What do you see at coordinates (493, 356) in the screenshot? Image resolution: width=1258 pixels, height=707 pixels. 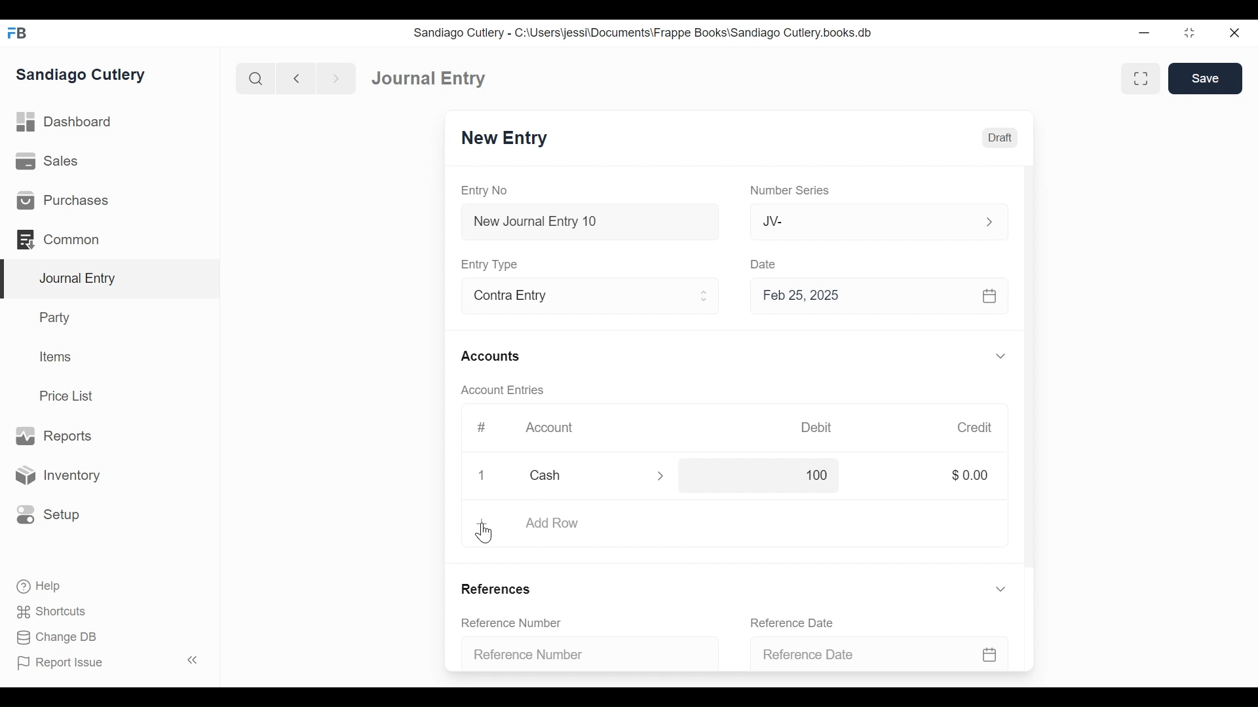 I see `Accounts` at bounding box center [493, 356].